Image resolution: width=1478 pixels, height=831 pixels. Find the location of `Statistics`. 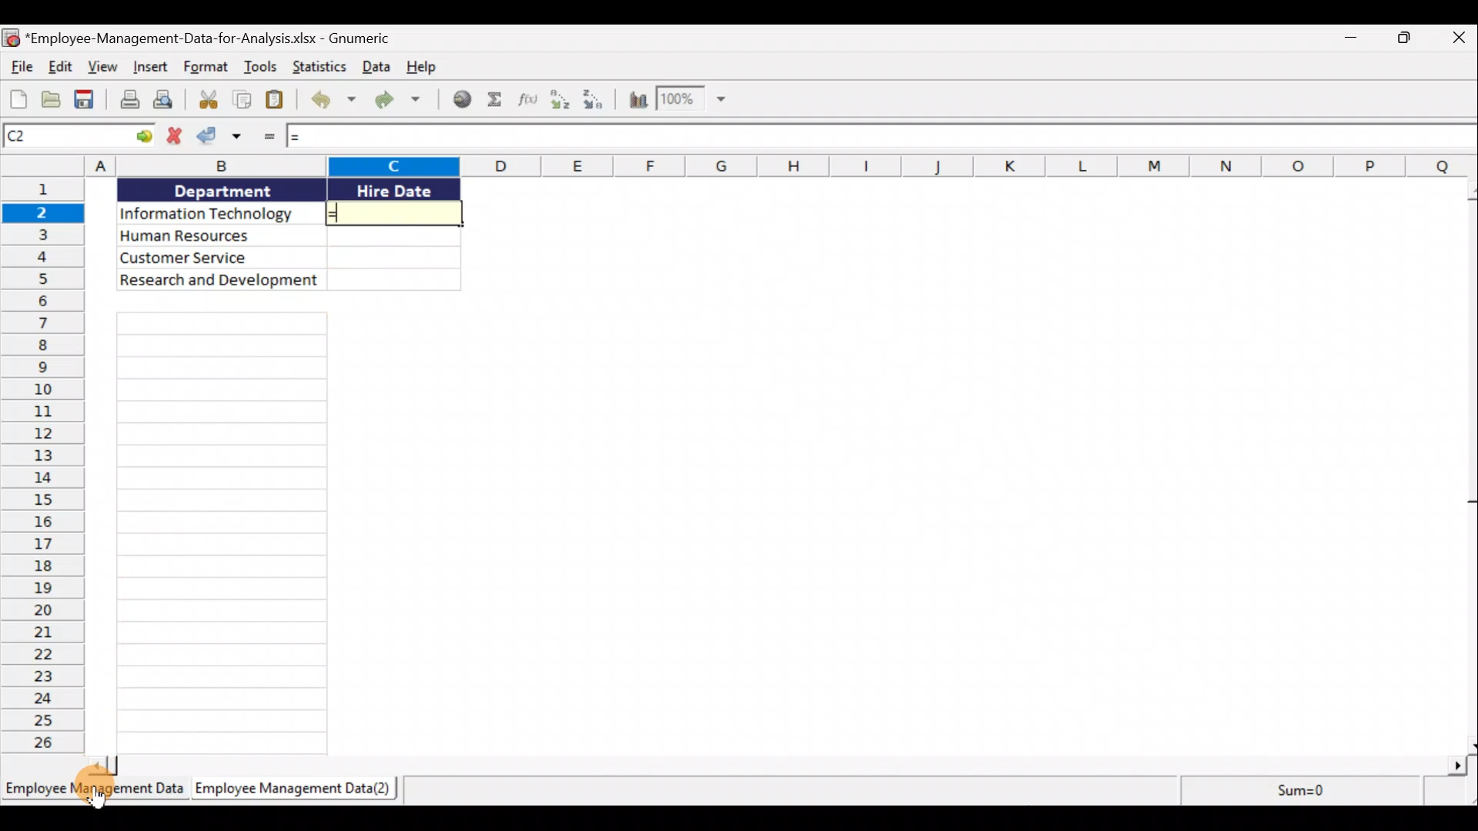

Statistics is located at coordinates (318, 66).